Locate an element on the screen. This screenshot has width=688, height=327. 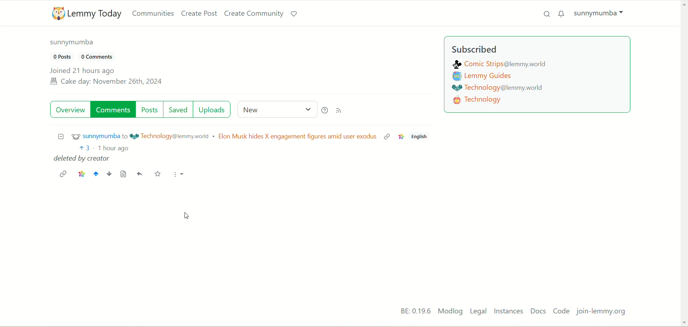
0 comments is located at coordinates (102, 58).